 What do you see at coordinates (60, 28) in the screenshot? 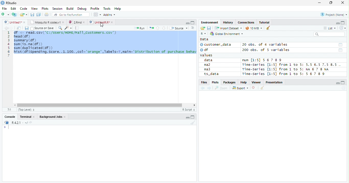
I see `Find/Replace` at bounding box center [60, 28].